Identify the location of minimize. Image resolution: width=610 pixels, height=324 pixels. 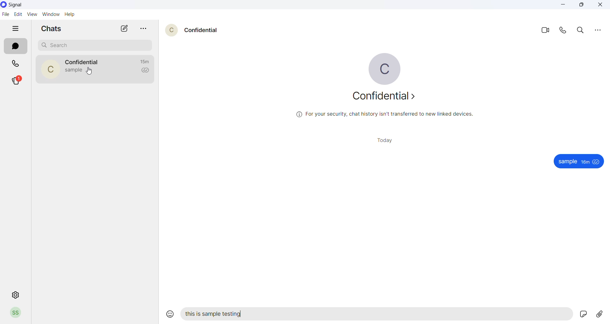
(563, 6).